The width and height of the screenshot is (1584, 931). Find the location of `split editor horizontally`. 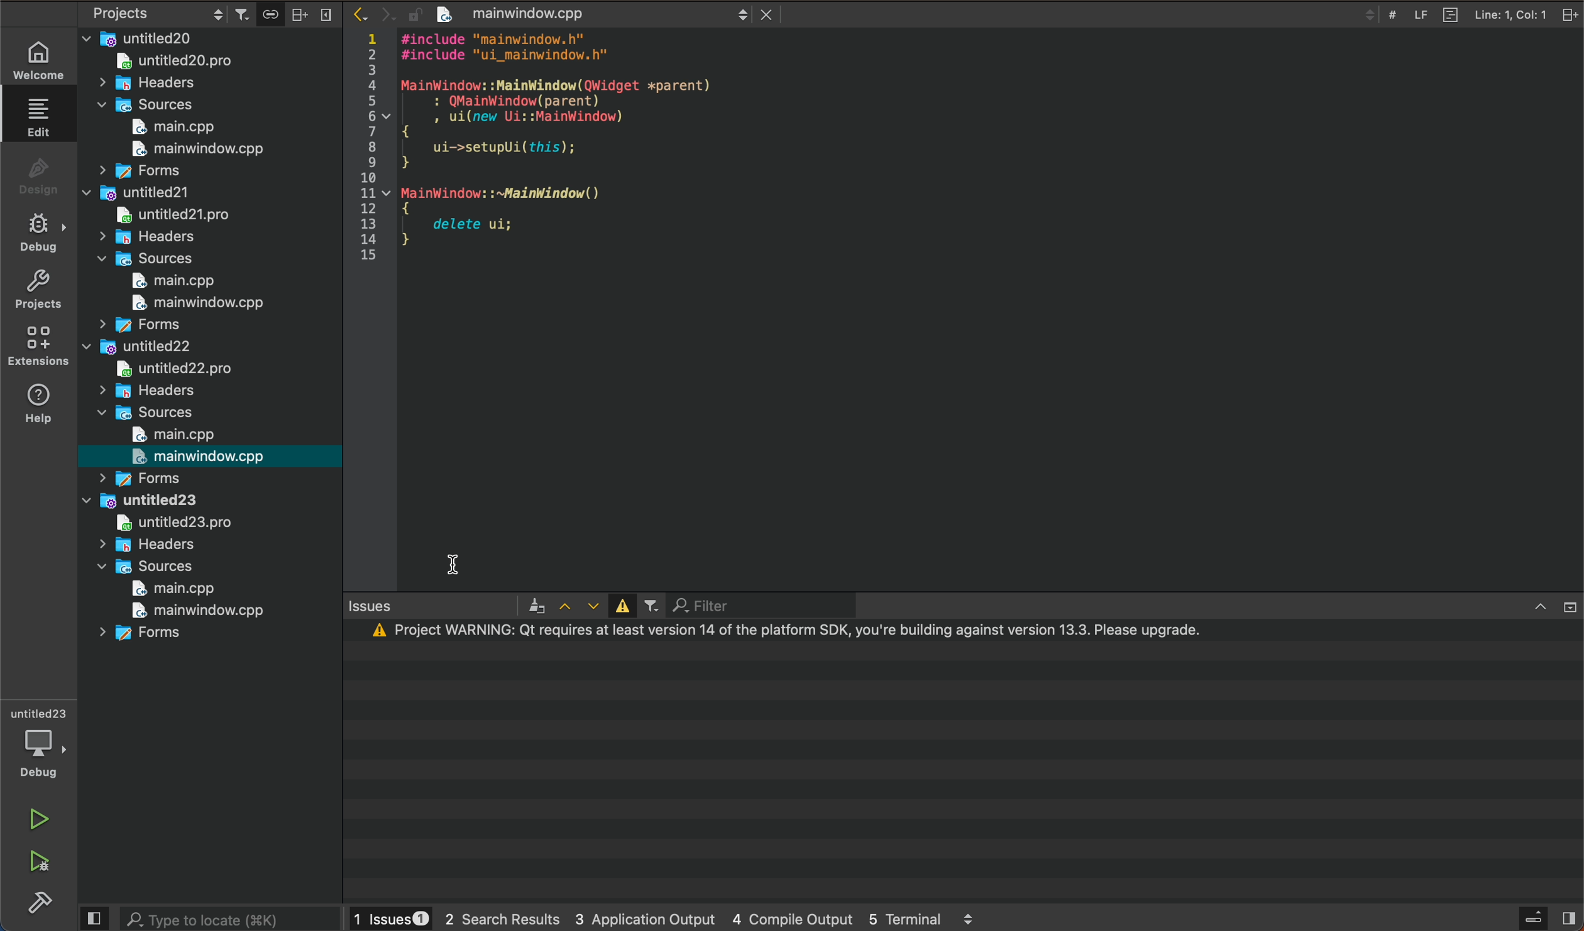

split editor horizontally is located at coordinates (299, 13).